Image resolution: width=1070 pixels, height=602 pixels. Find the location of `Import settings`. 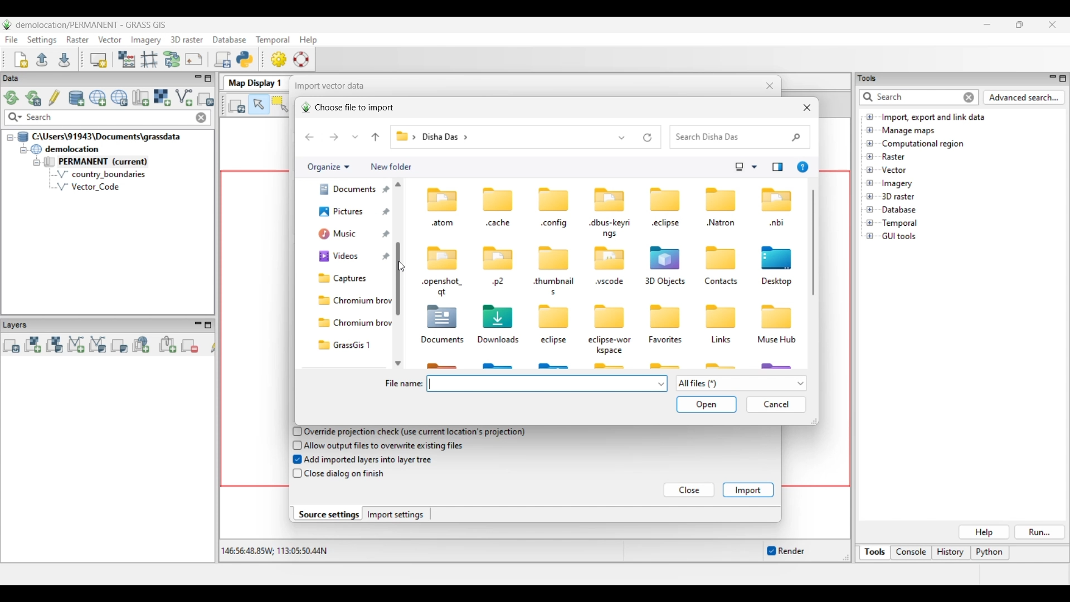

Import settings is located at coordinates (396, 514).